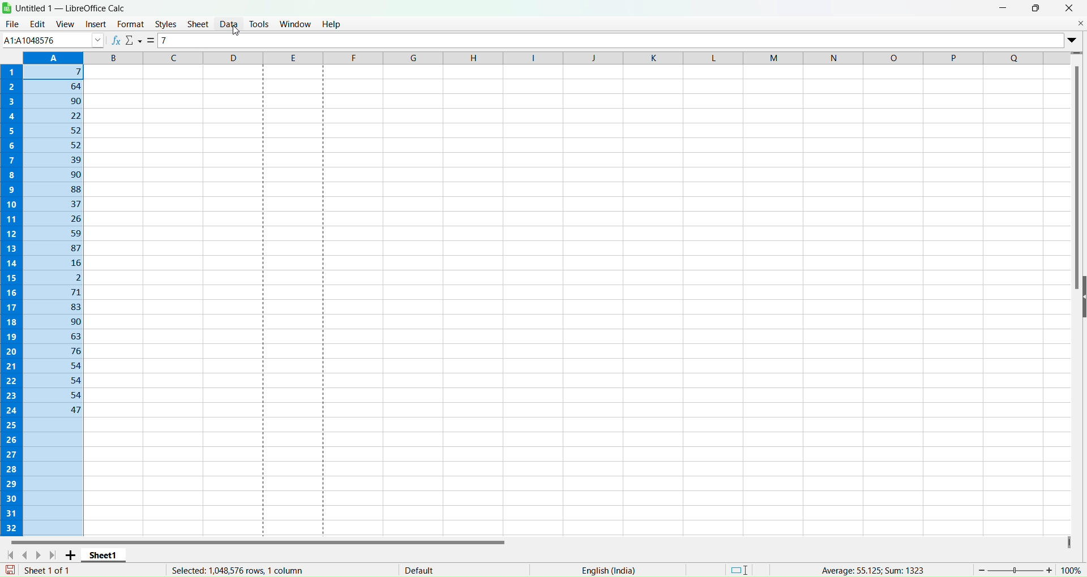  I want to click on First, so click(11, 555).